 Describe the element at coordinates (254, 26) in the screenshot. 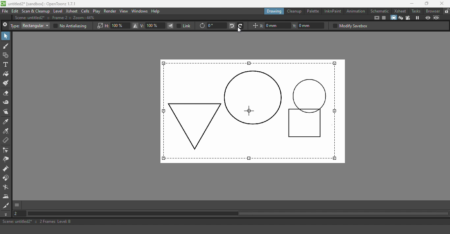

I see `Position` at that location.